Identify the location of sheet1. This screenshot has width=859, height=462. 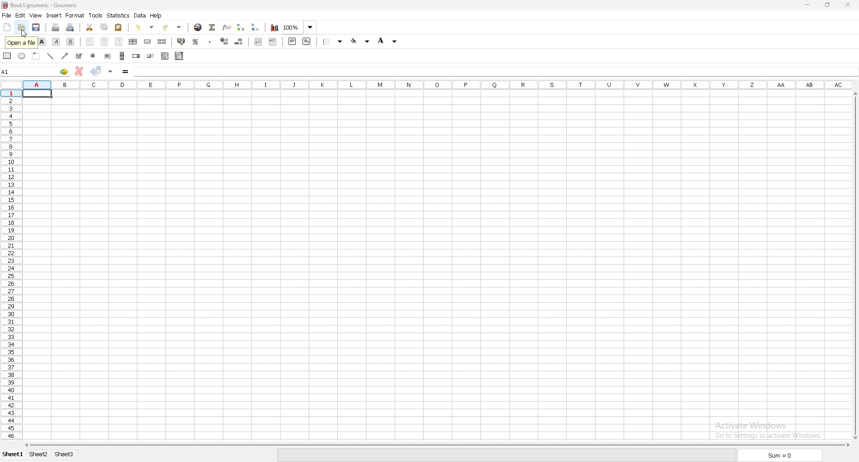
(13, 453).